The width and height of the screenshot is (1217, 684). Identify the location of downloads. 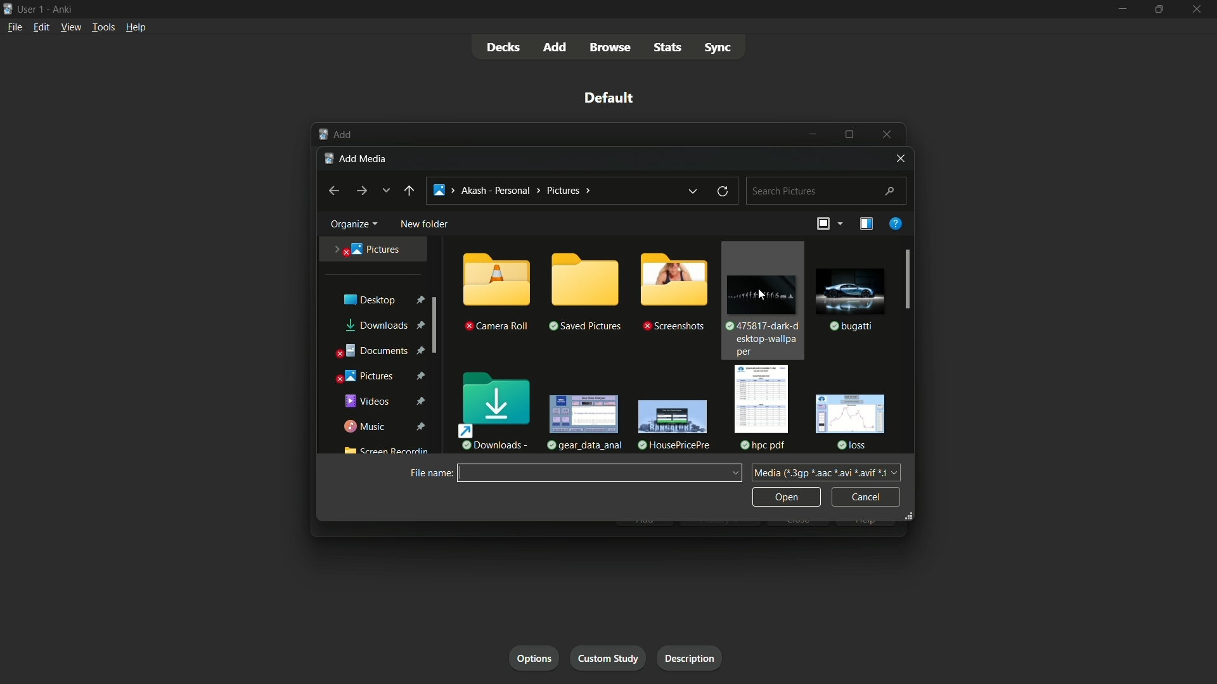
(496, 408).